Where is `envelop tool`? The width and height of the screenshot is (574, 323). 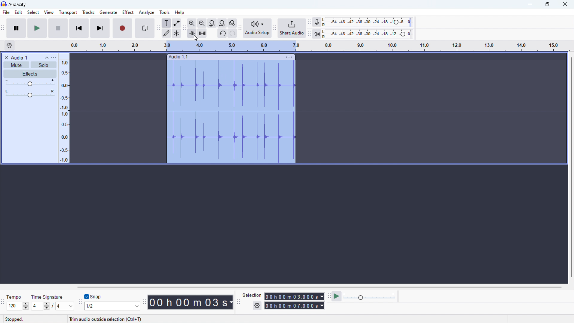 envelop tool is located at coordinates (177, 23).